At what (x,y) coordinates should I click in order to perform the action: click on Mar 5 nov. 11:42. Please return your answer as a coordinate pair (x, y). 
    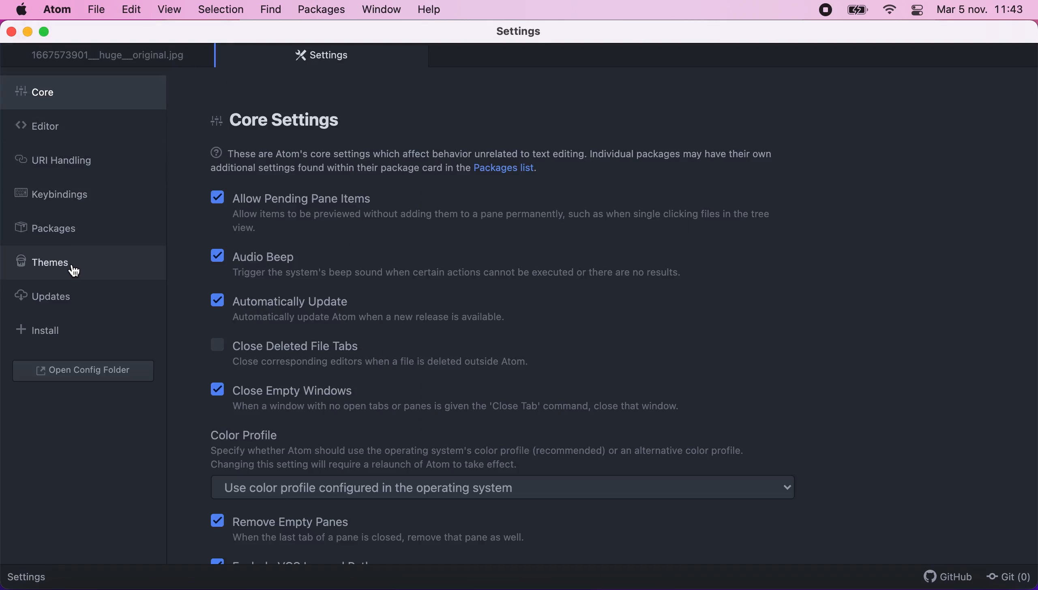
    Looking at the image, I should click on (982, 11).